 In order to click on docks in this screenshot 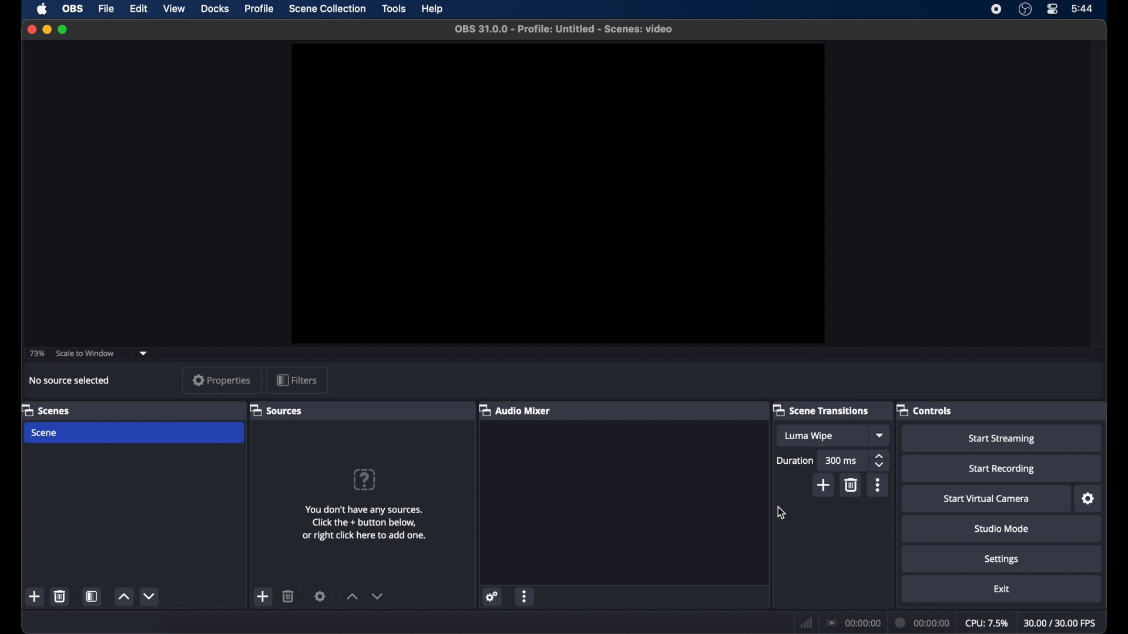, I will do `click(215, 9)`.